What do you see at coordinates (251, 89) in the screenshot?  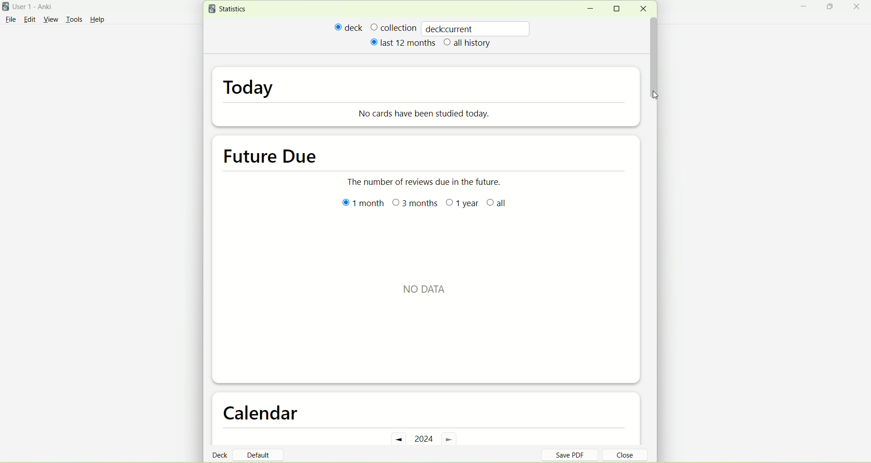 I see `today` at bounding box center [251, 89].